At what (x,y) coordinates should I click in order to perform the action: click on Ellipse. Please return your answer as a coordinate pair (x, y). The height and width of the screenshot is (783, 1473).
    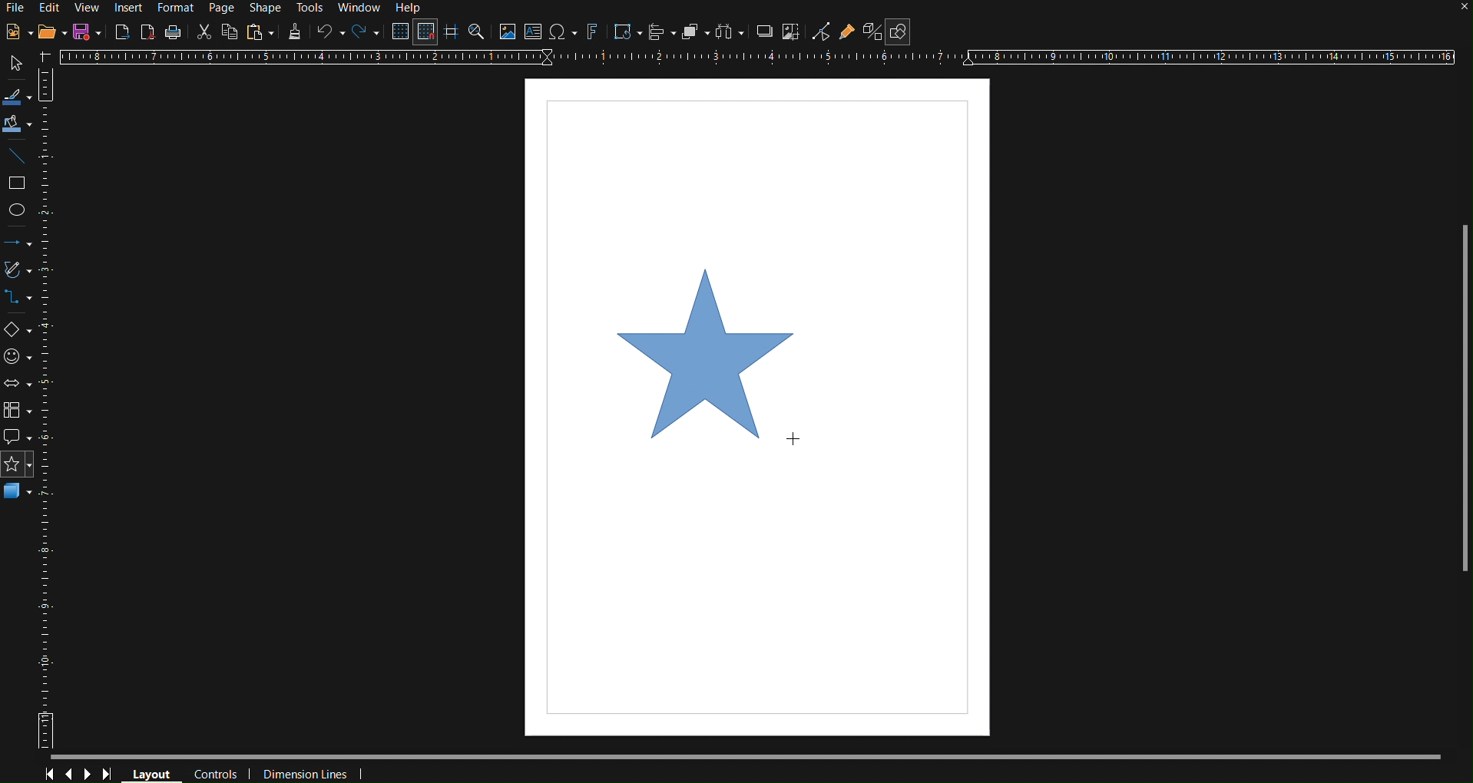
    Looking at the image, I should click on (22, 211).